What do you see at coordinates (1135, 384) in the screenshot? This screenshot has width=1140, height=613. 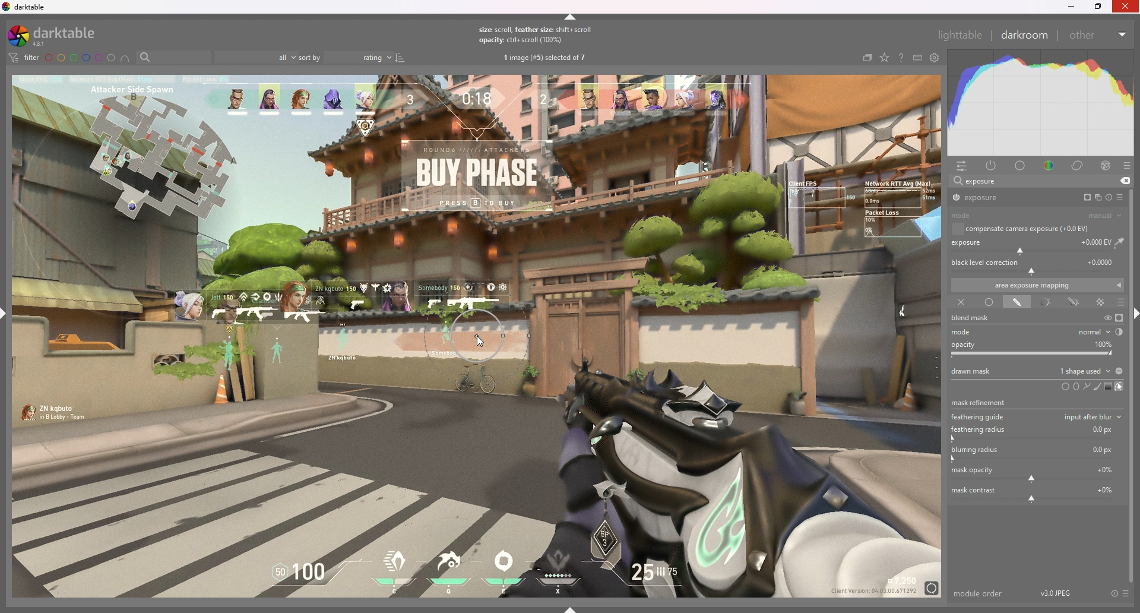 I see `scroll bar` at bounding box center [1135, 384].